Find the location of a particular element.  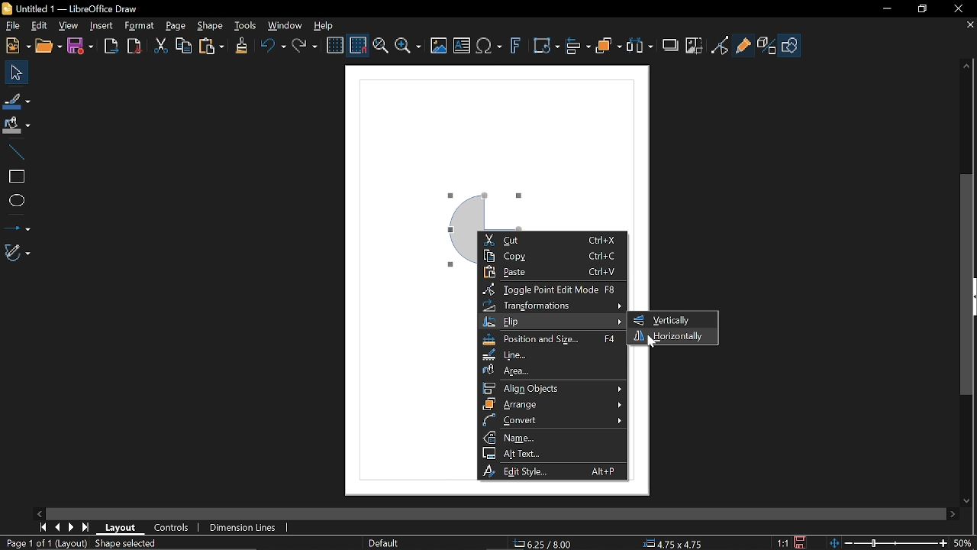

Previous page is located at coordinates (57, 526).